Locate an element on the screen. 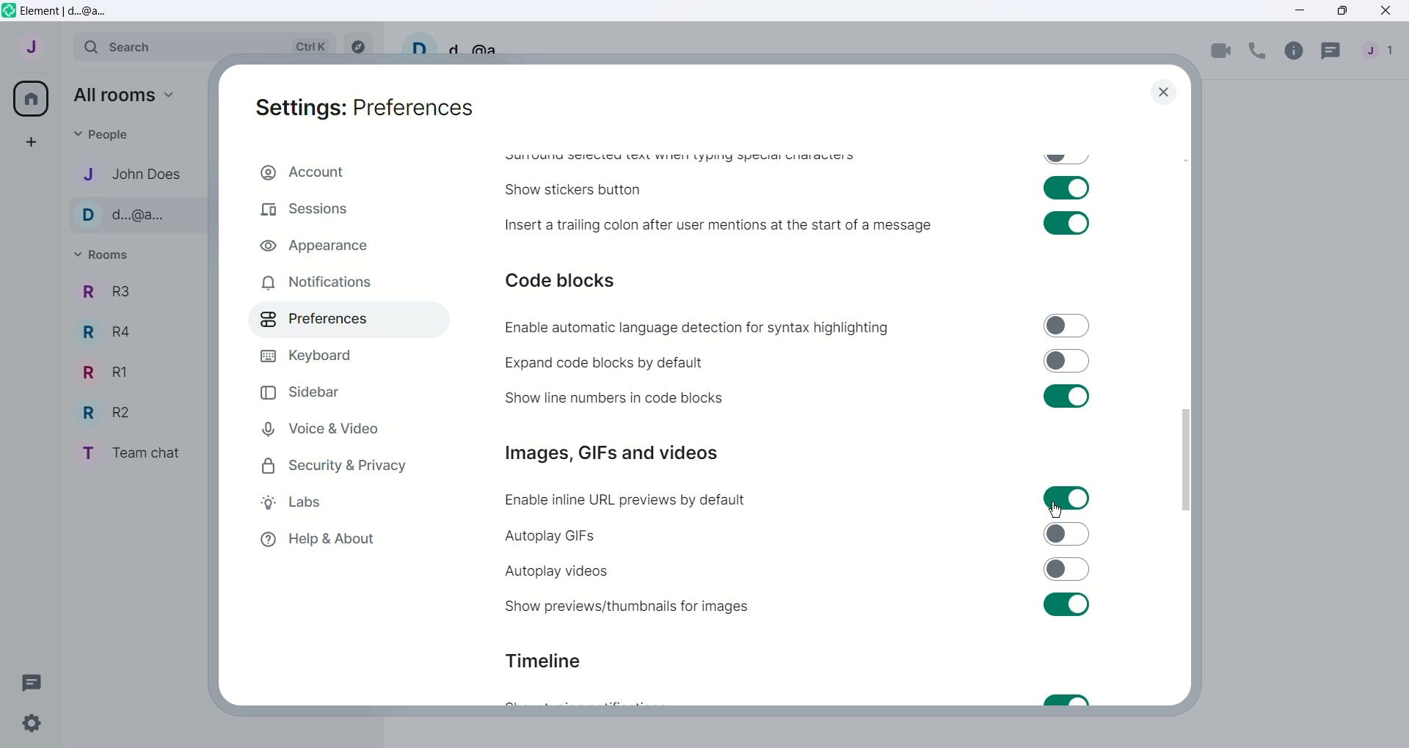  User menu is located at coordinates (32, 45).